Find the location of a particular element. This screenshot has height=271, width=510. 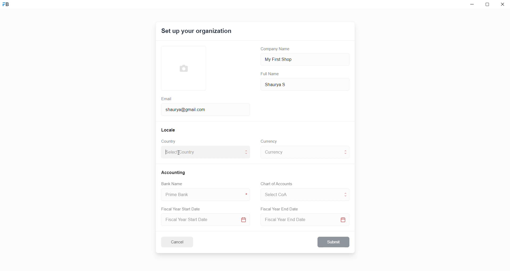

move to below currency is located at coordinates (347, 155).